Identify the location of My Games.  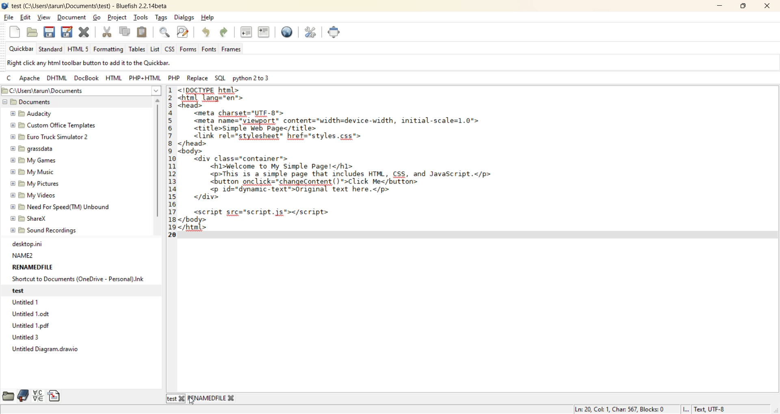
(33, 160).